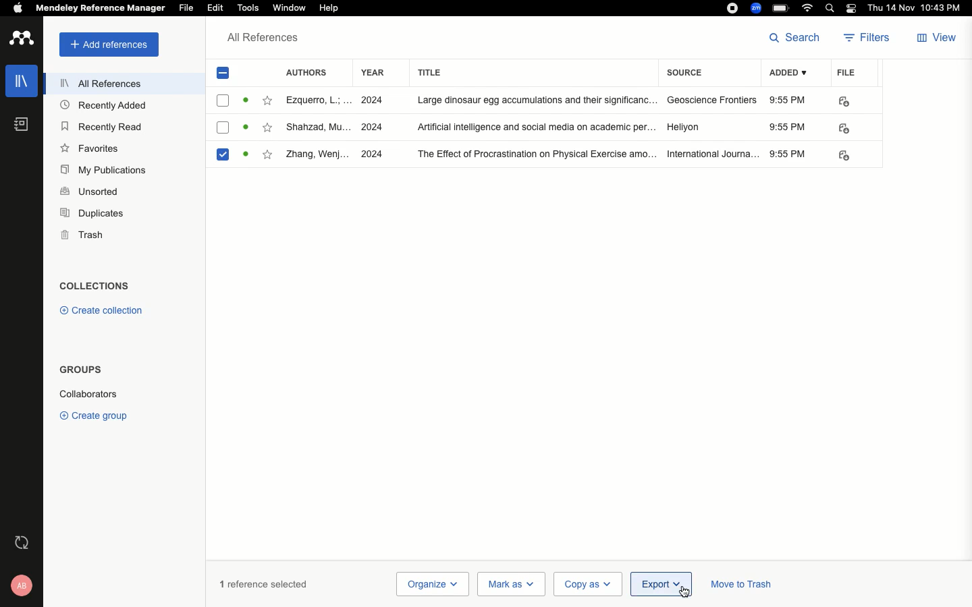  I want to click on 9:55 PM, so click(789, 100).